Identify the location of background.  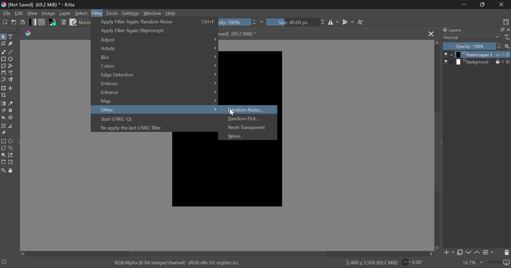
(473, 62).